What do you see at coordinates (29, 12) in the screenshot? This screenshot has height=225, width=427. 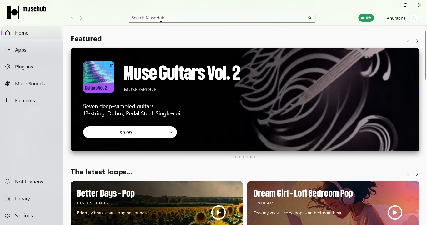 I see `MuseHub` at bounding box center [29, 12].